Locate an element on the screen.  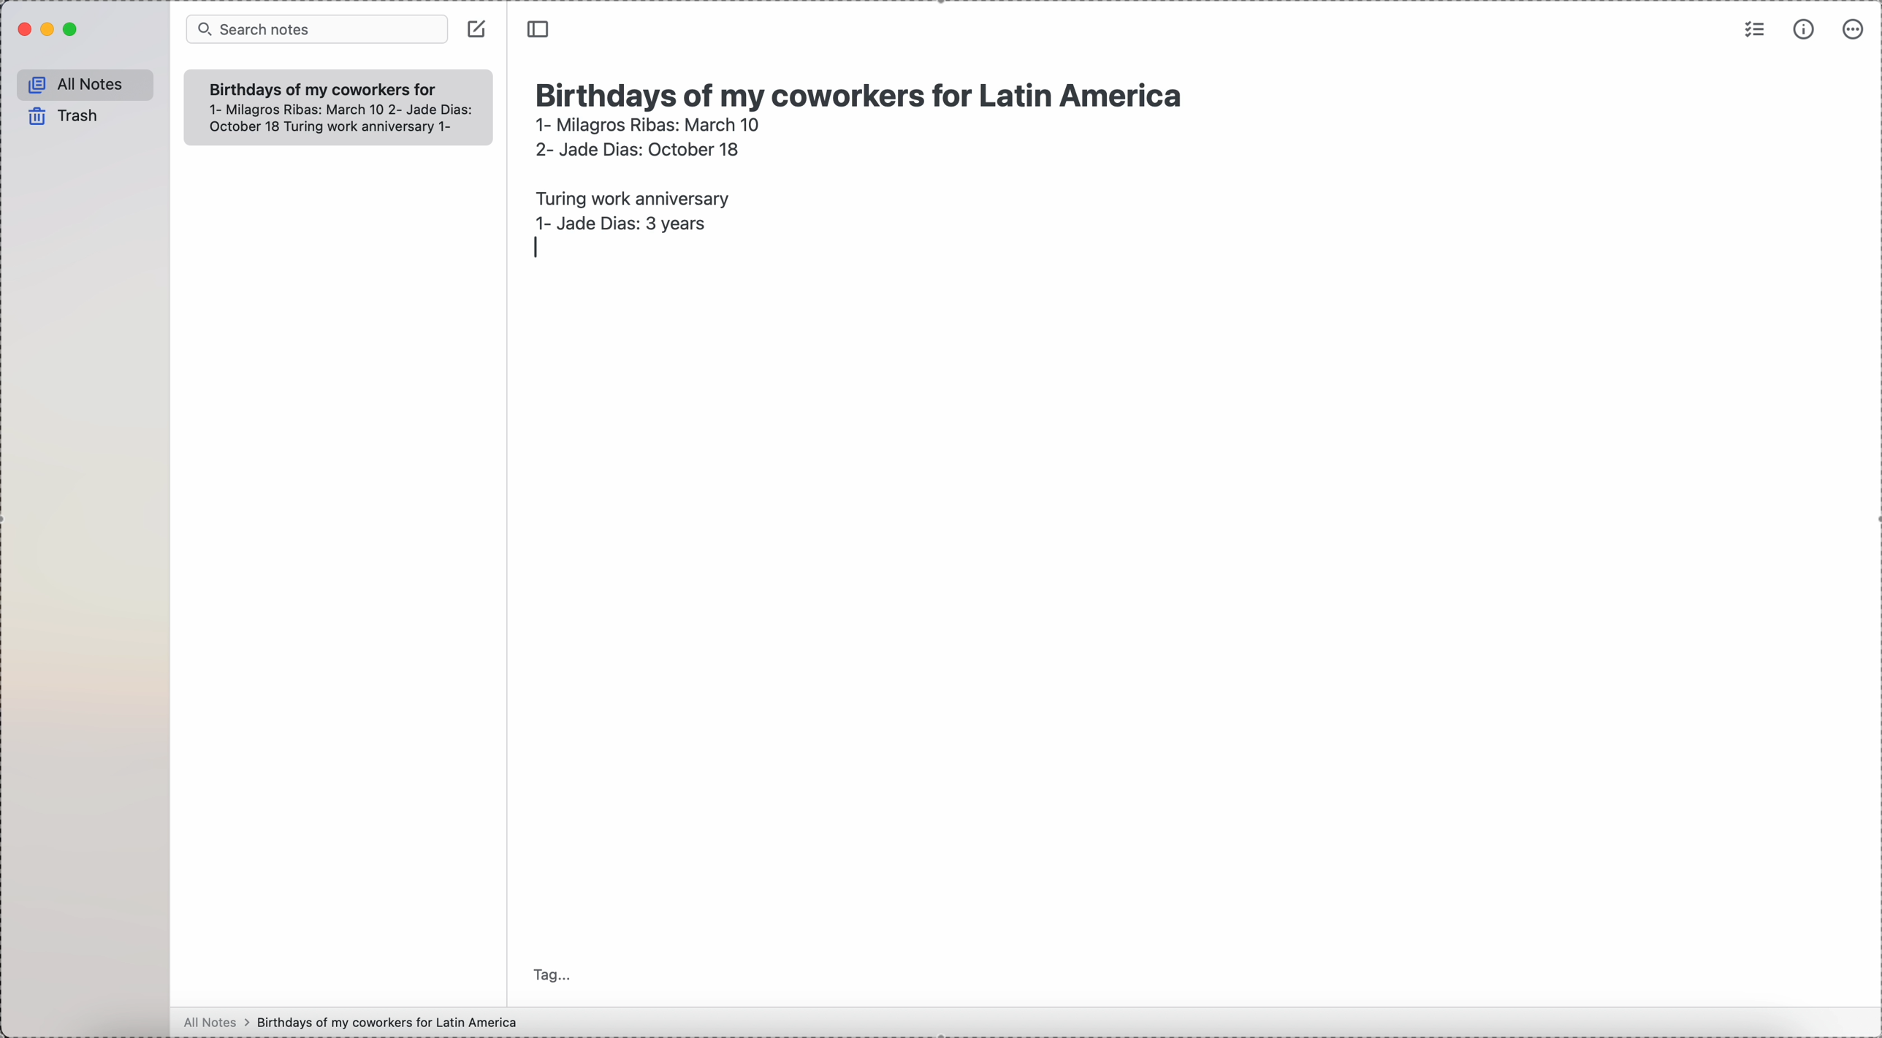
check list is located at coordinates (1753, 28).